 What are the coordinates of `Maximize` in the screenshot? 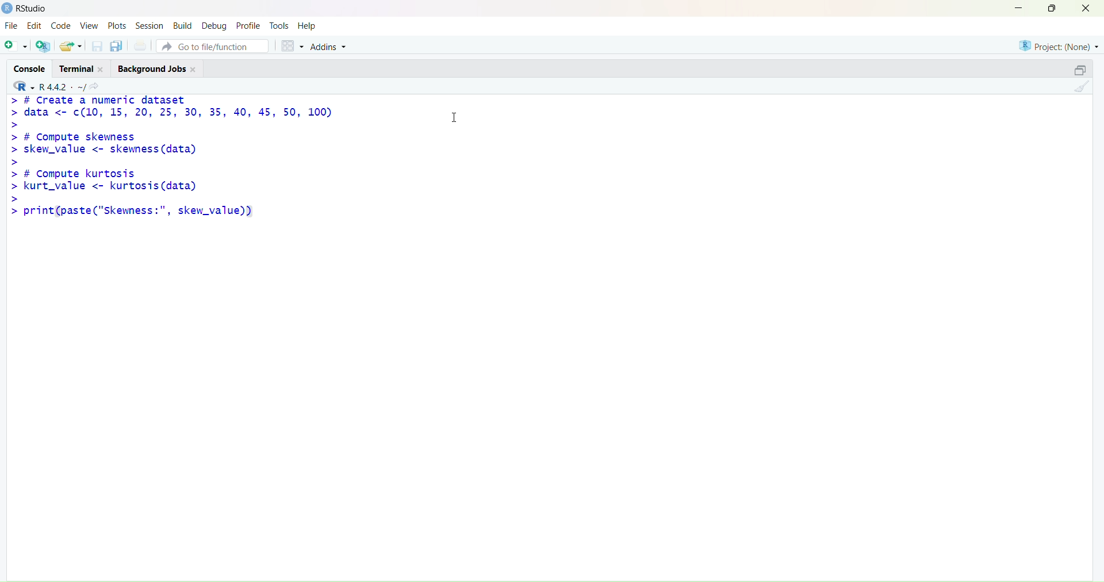 It's located at (1052, 10).